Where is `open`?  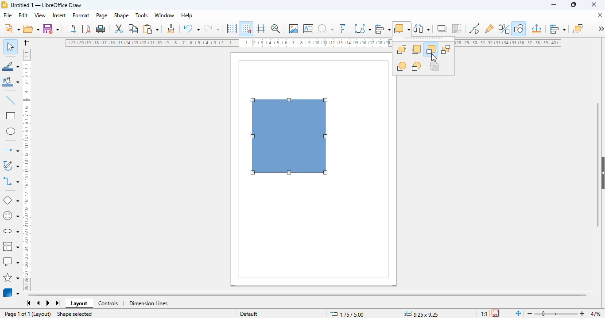
open is located at coordinates (31, 29).